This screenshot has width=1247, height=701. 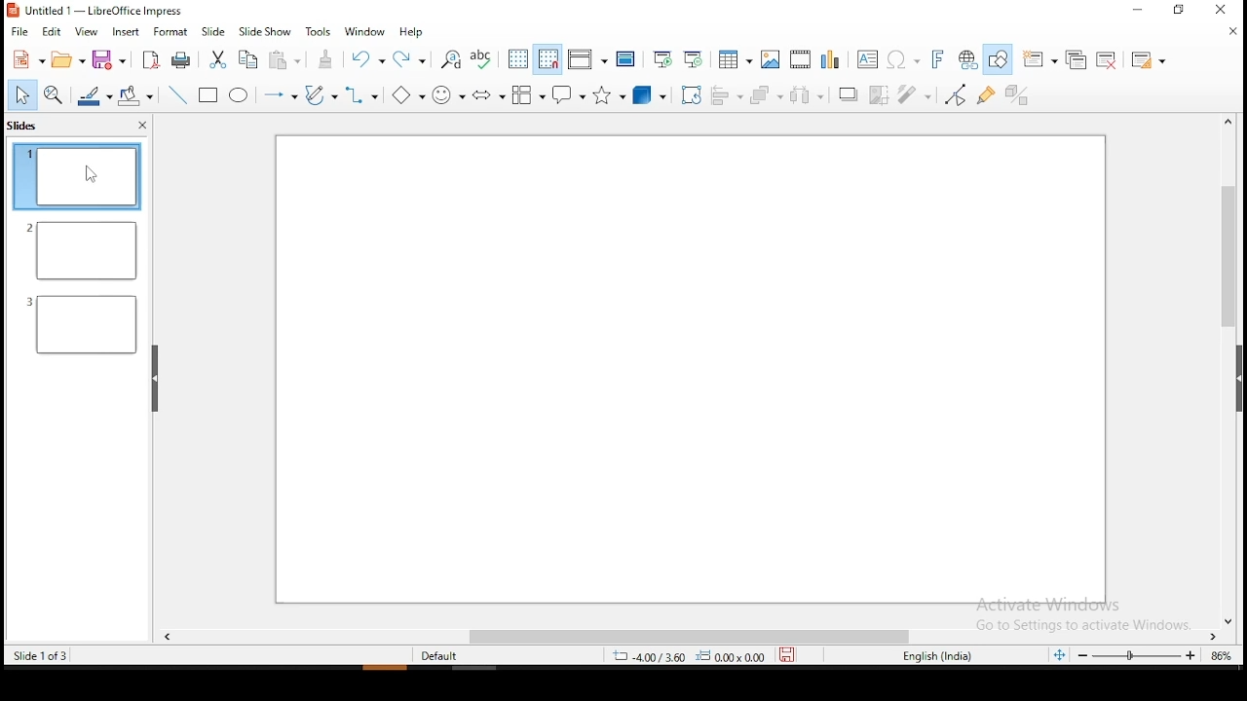 I want to click on rotate, so click(x=691, y=95).